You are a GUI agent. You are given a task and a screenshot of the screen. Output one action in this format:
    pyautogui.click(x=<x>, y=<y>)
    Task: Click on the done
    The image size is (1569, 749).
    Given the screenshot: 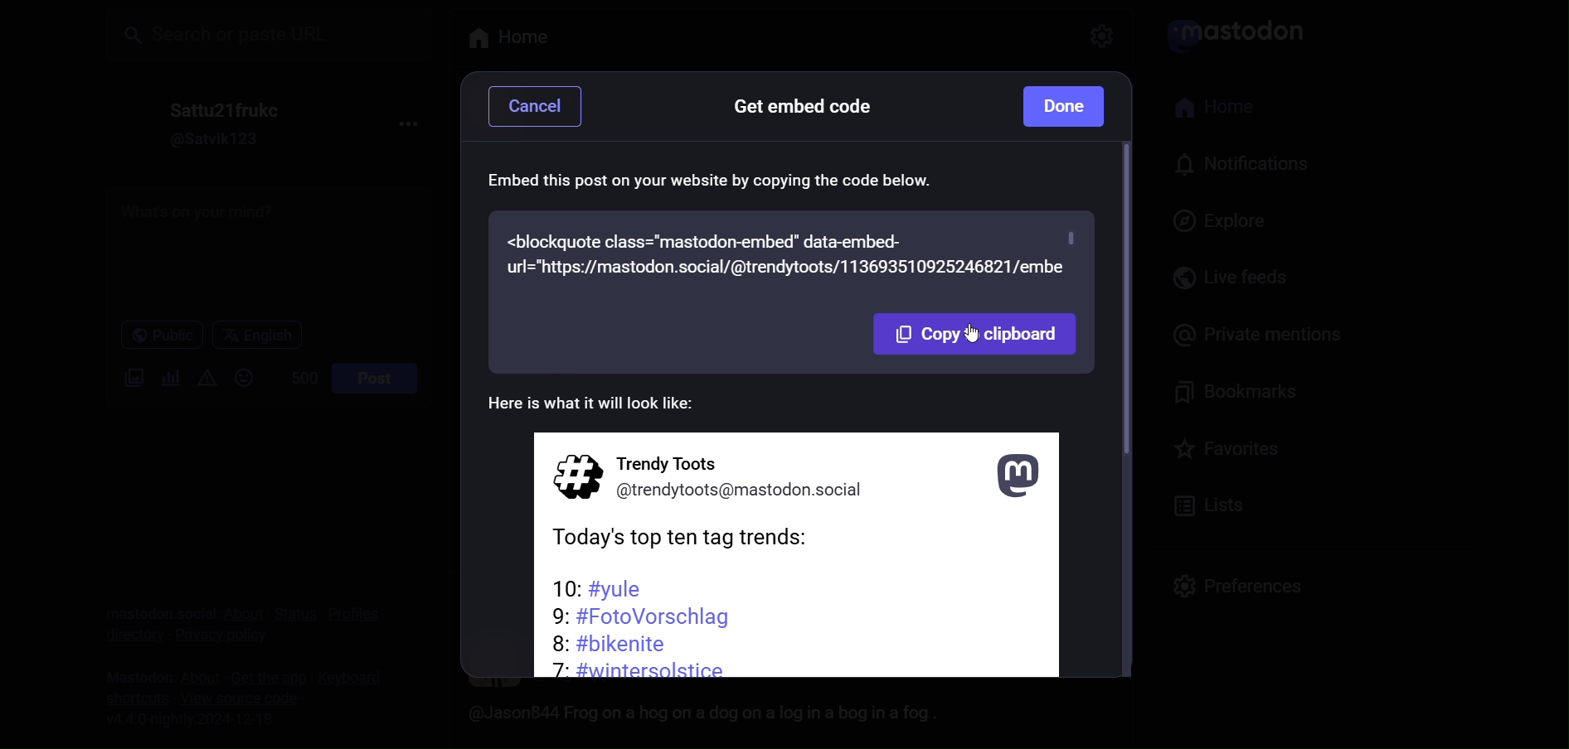 What is the action you would take?
    pyautogui.click(x=1066, y=105)
    